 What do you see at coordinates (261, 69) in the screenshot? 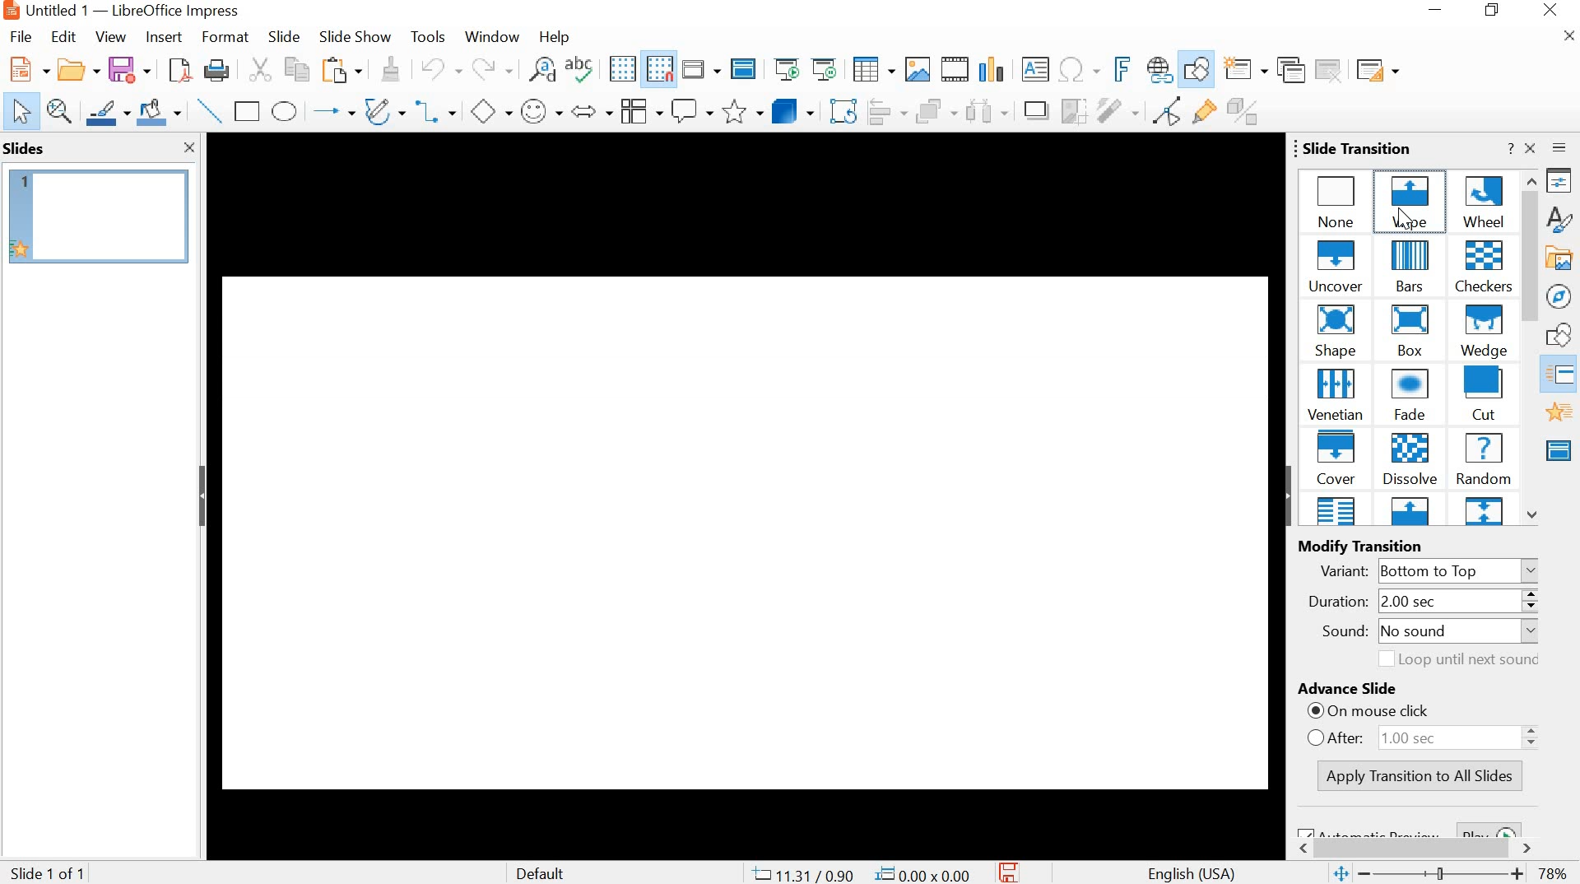
I see `CUT` at bounding box center [261, 69].